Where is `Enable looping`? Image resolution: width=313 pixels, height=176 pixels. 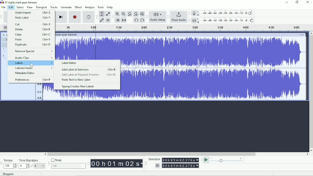 Enable looping is located at coordinates (89, 17).